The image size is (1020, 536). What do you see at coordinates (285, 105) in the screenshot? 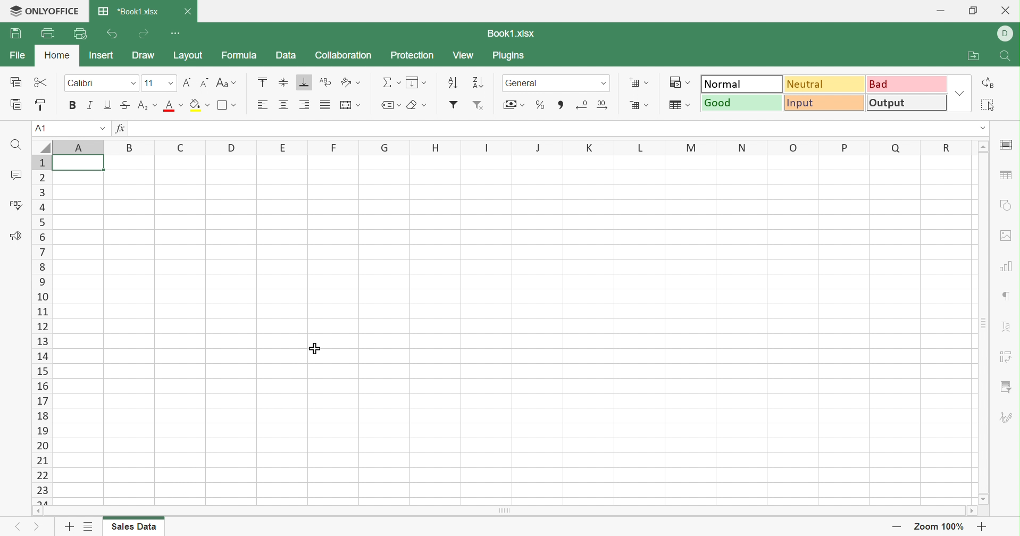
I see `Align Center` at bounding box center [285, 105].